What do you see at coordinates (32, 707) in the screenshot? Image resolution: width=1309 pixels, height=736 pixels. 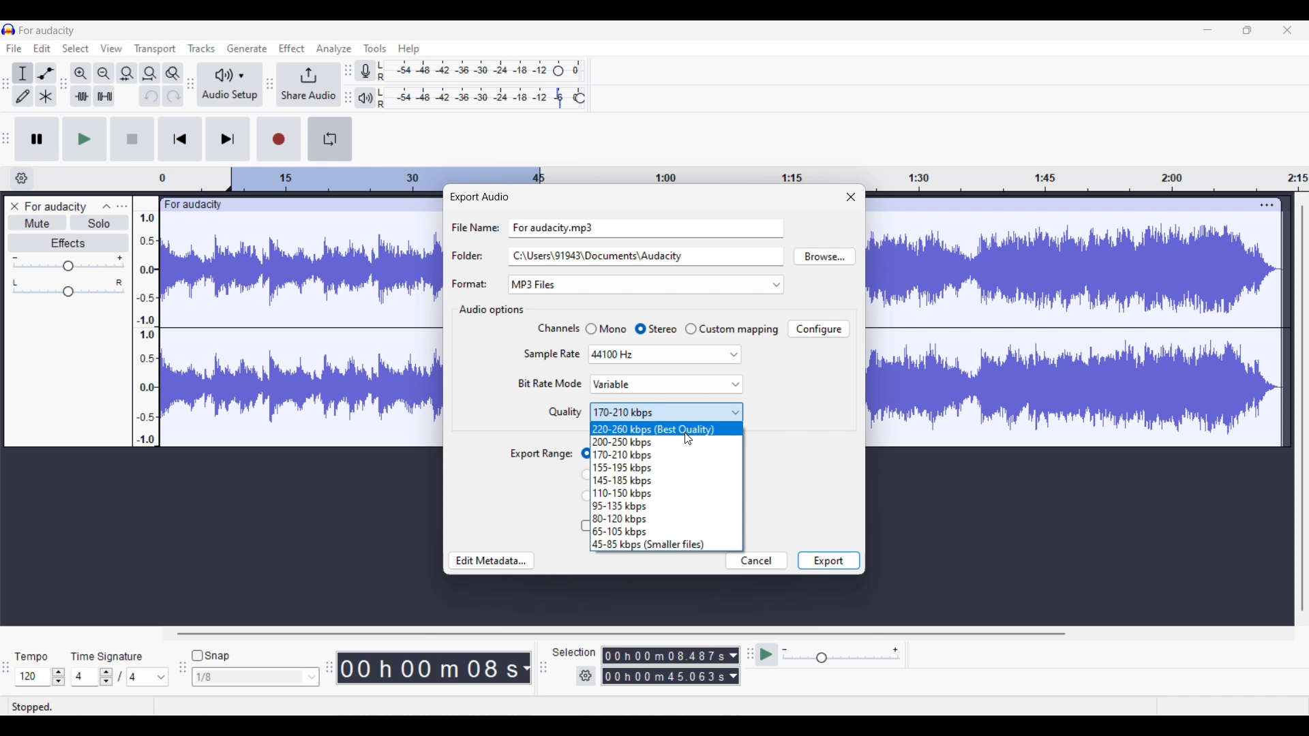 I see `Current status of track` at bounding box center [32, 707].